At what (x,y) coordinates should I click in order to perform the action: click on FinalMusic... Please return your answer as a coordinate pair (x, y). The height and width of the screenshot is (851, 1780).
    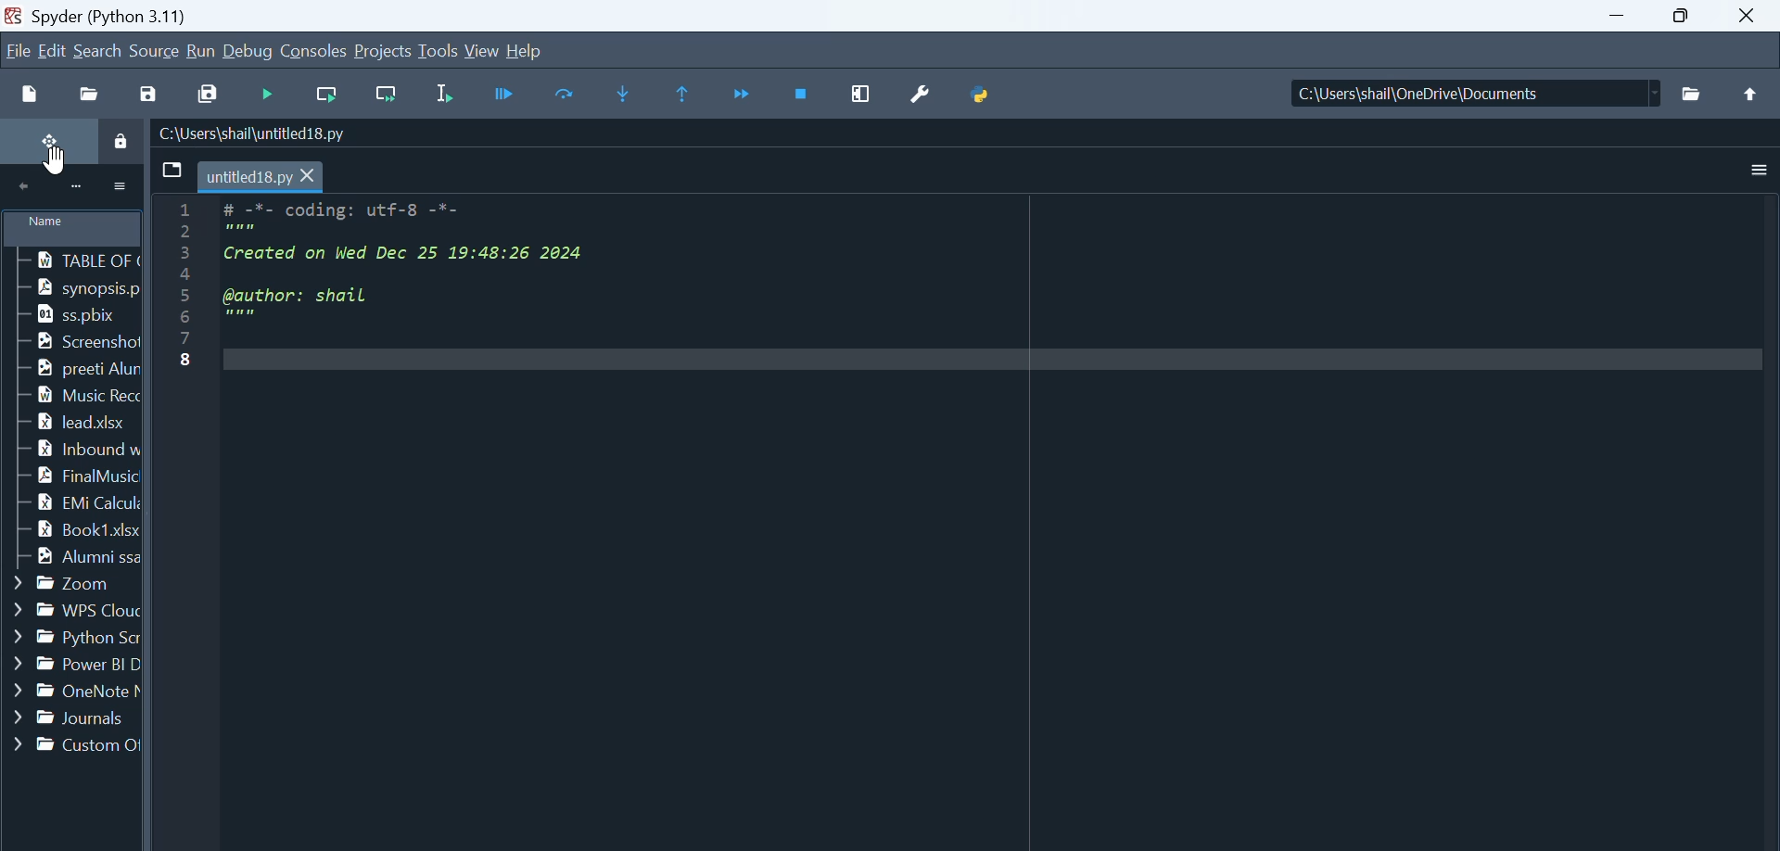
    Looking at the image, I should click on (69, 476).